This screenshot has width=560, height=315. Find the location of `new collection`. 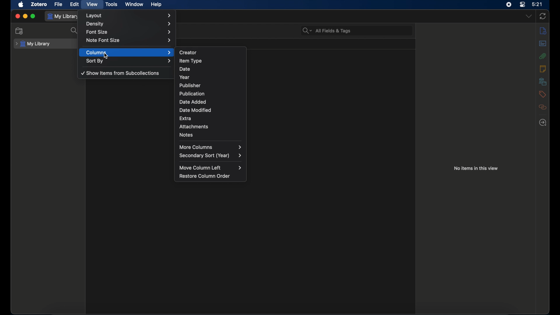

new collection is located at coordinates (20, 31).